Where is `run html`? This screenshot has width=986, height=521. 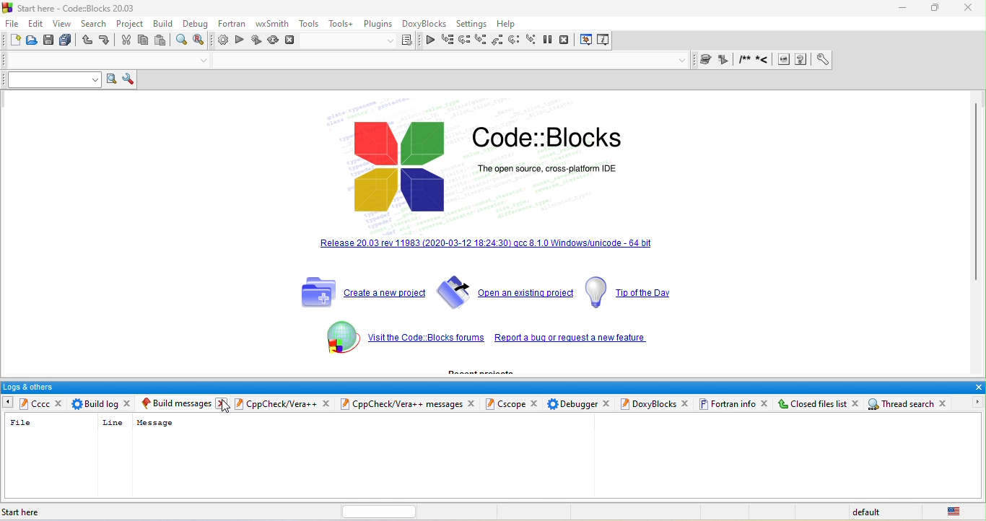 run html is located at coordinates (785, 61).